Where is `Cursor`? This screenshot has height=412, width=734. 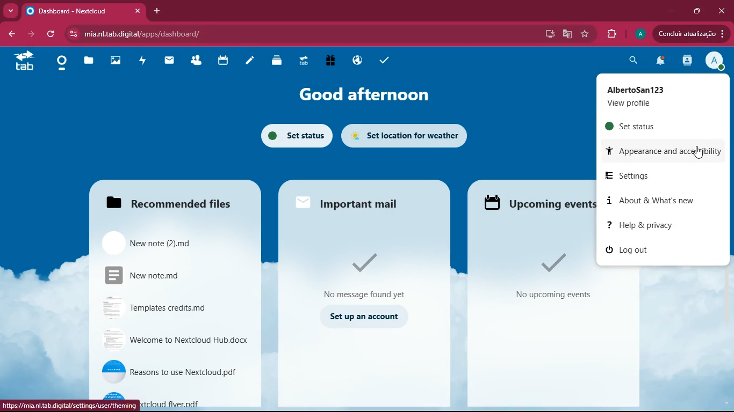
Cursor is located at coordinates (697, 151).